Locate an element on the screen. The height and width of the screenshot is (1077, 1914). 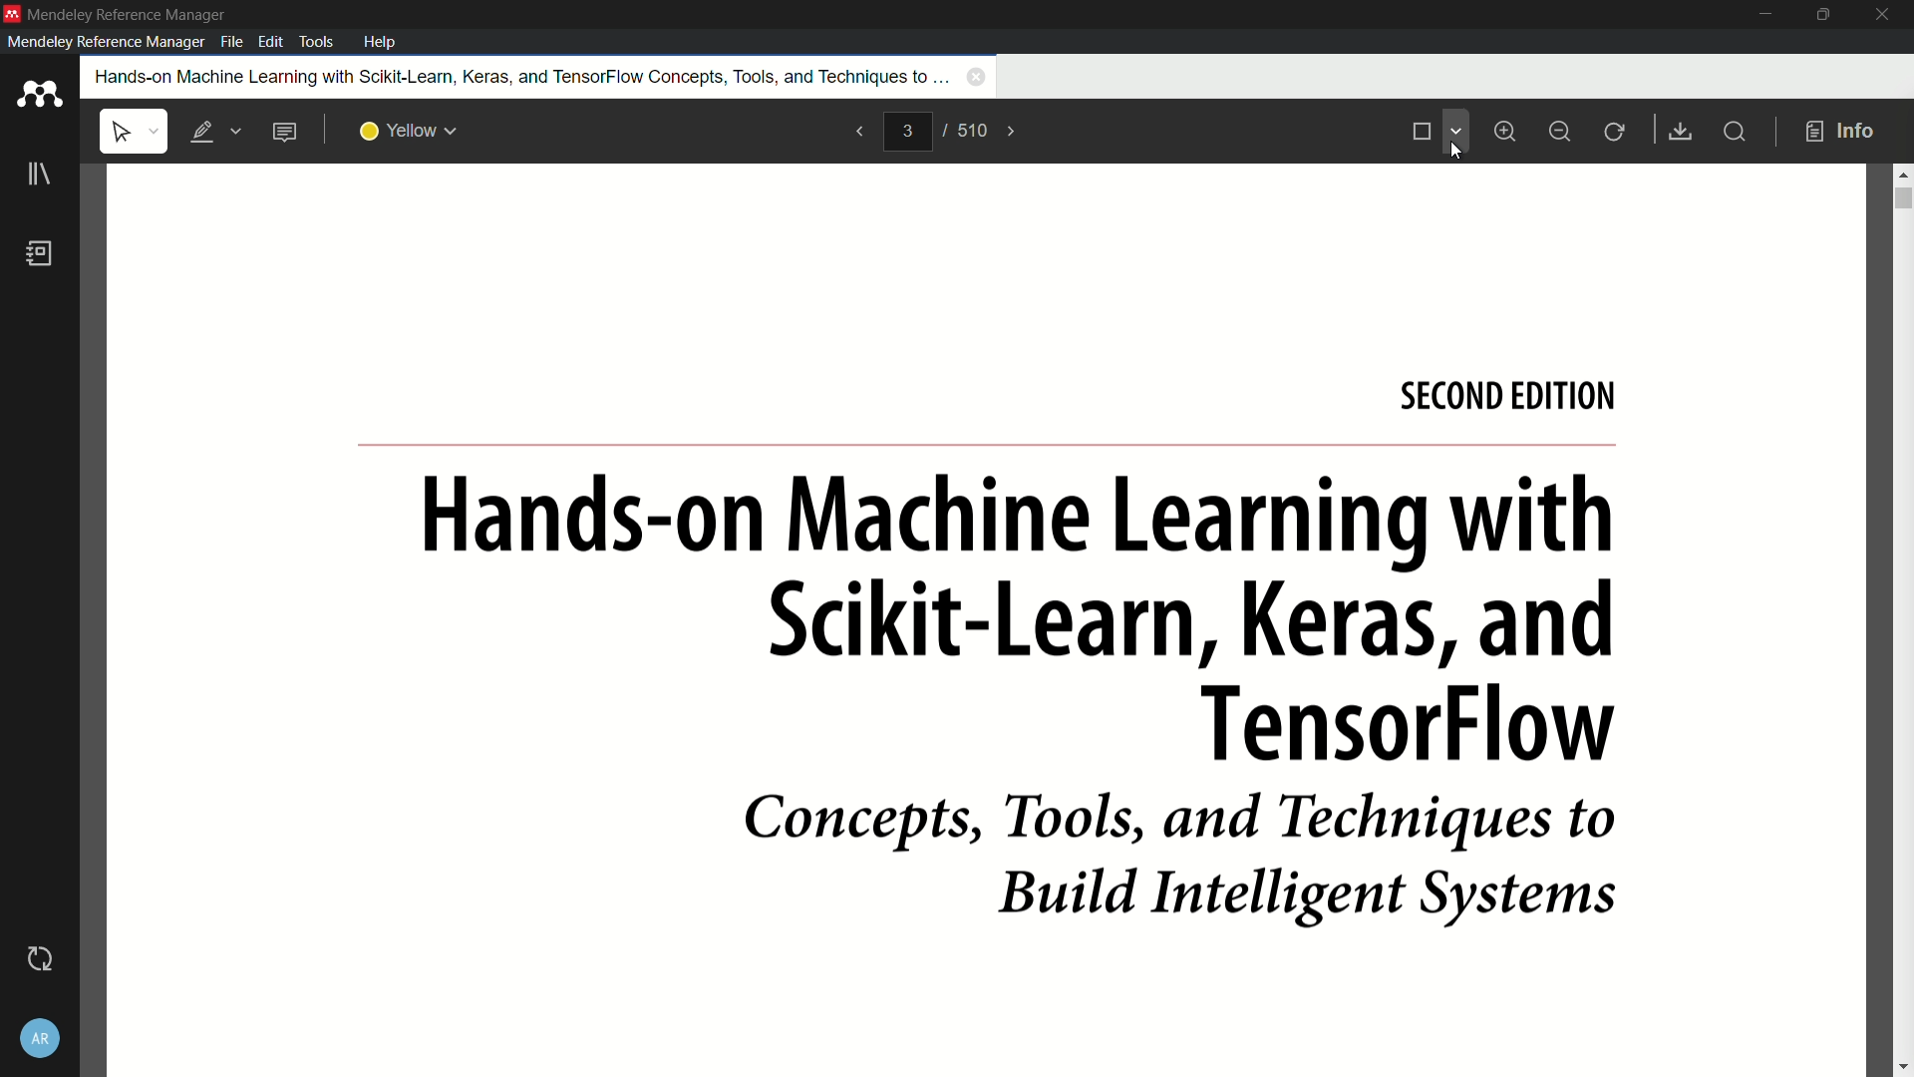
zoom out is located at coordinates (1559, 133).